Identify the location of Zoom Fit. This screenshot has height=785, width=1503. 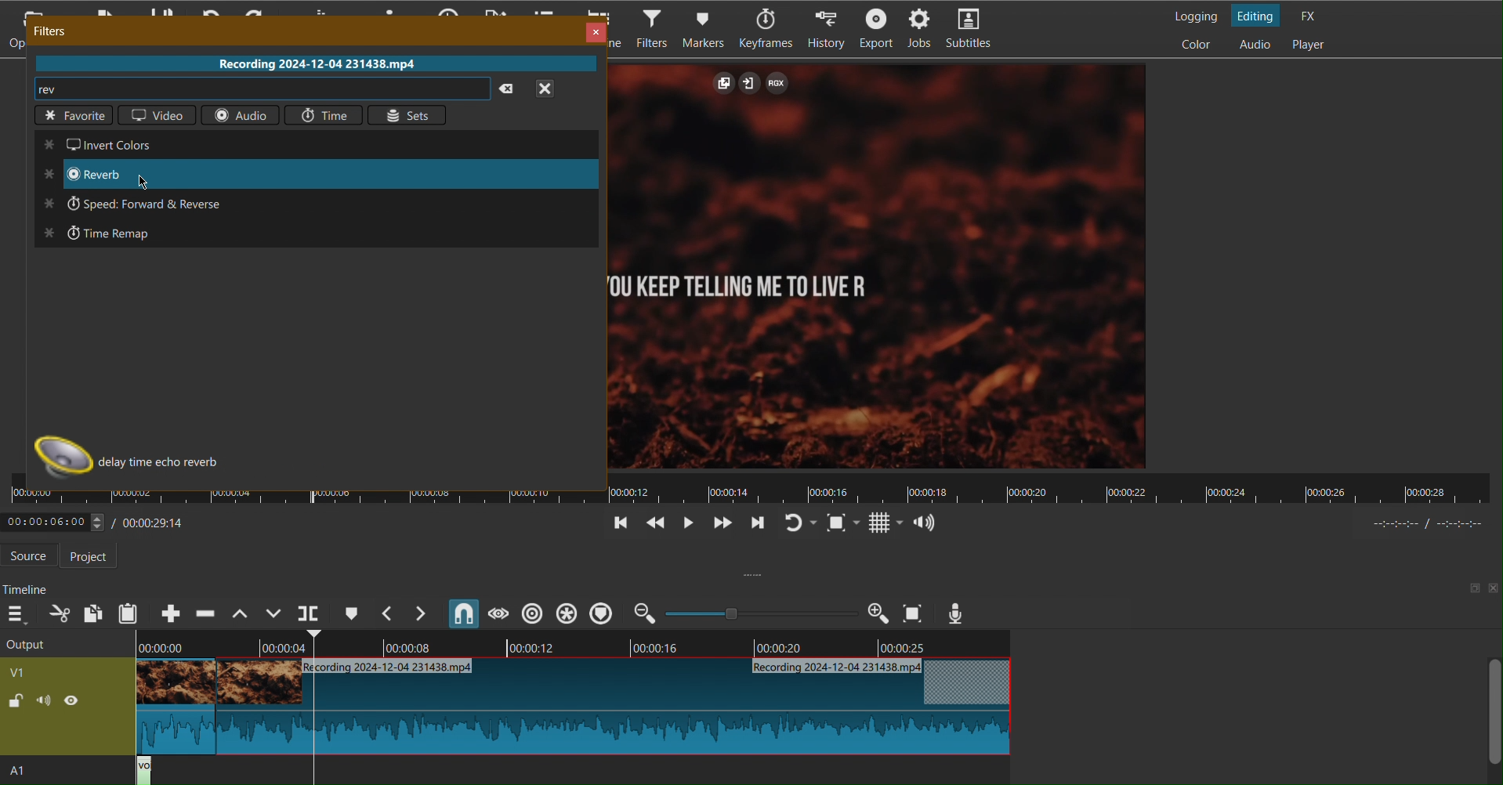
(844, 523).